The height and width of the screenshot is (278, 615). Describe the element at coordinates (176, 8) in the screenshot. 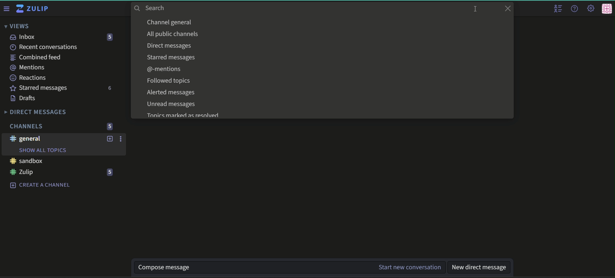

I see `search bar` at that location.